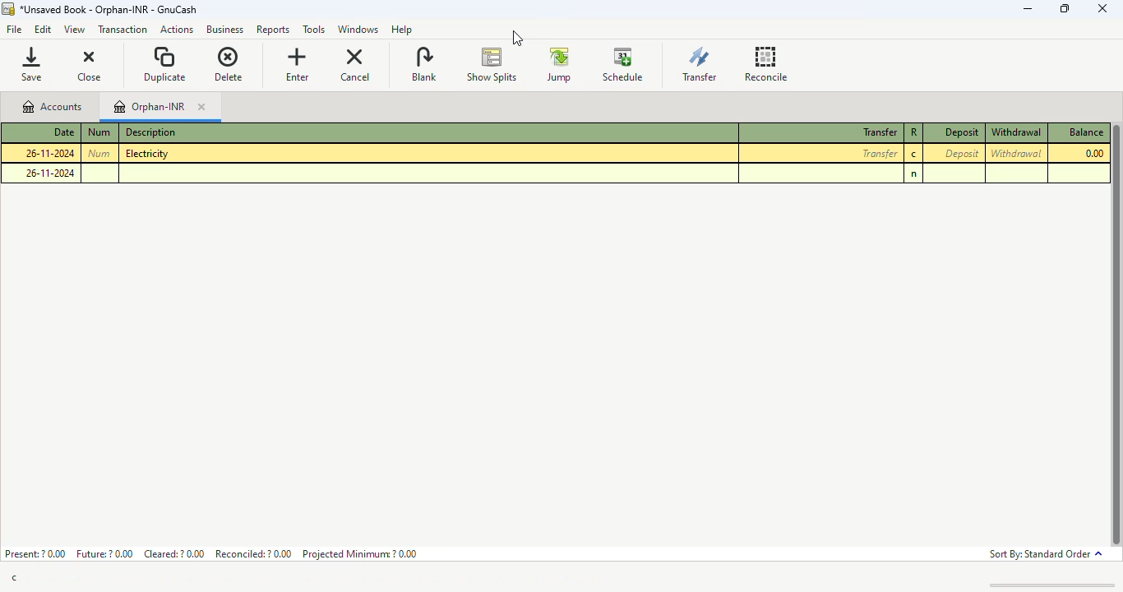 The width and height of the screenshot is (1123, 592). Describe the element at coordinates (700, 63) in the screenshot. I see `transfer` at that location.